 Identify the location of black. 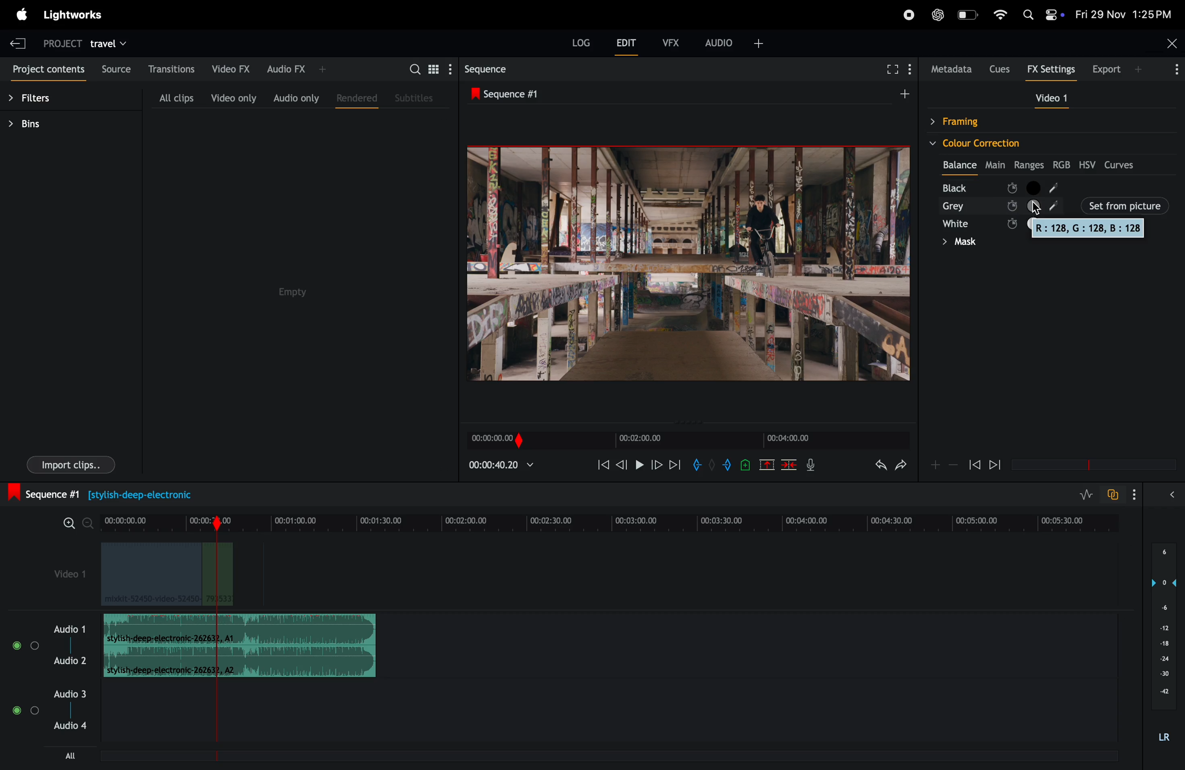
(958, 187).